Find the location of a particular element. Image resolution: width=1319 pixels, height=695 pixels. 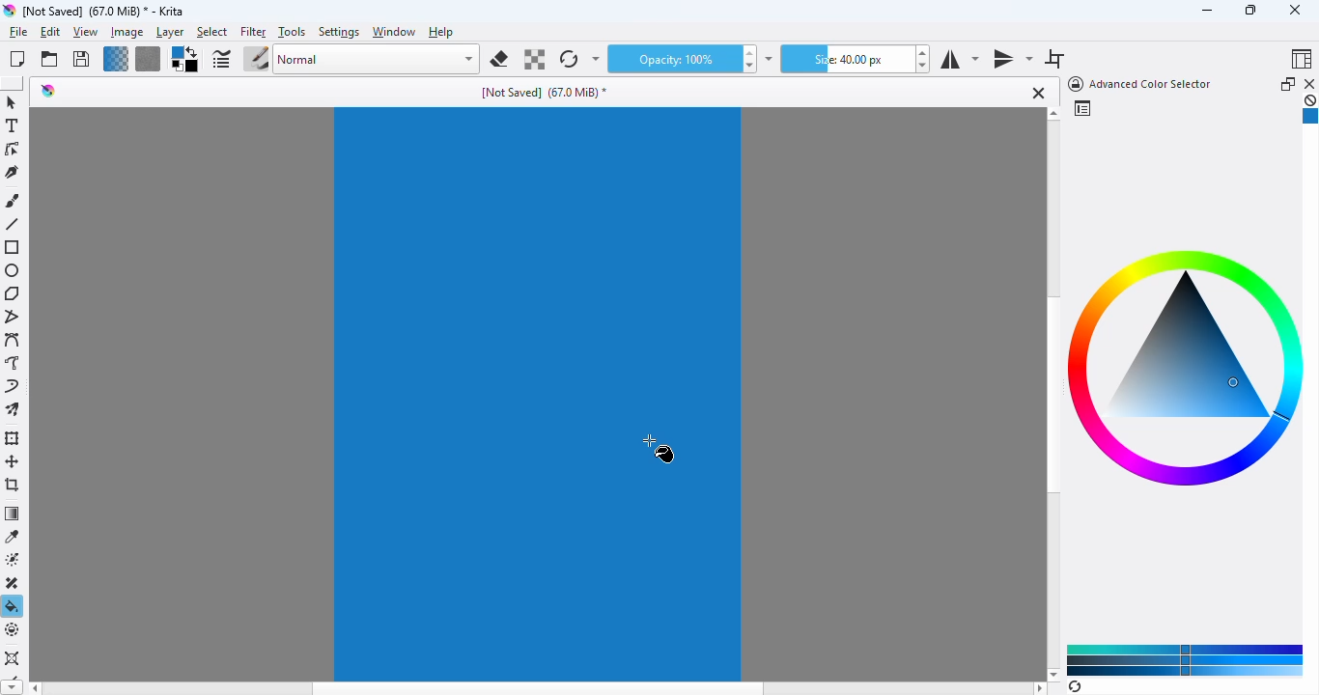

draw a gradient is located at coordinates (13, 513).